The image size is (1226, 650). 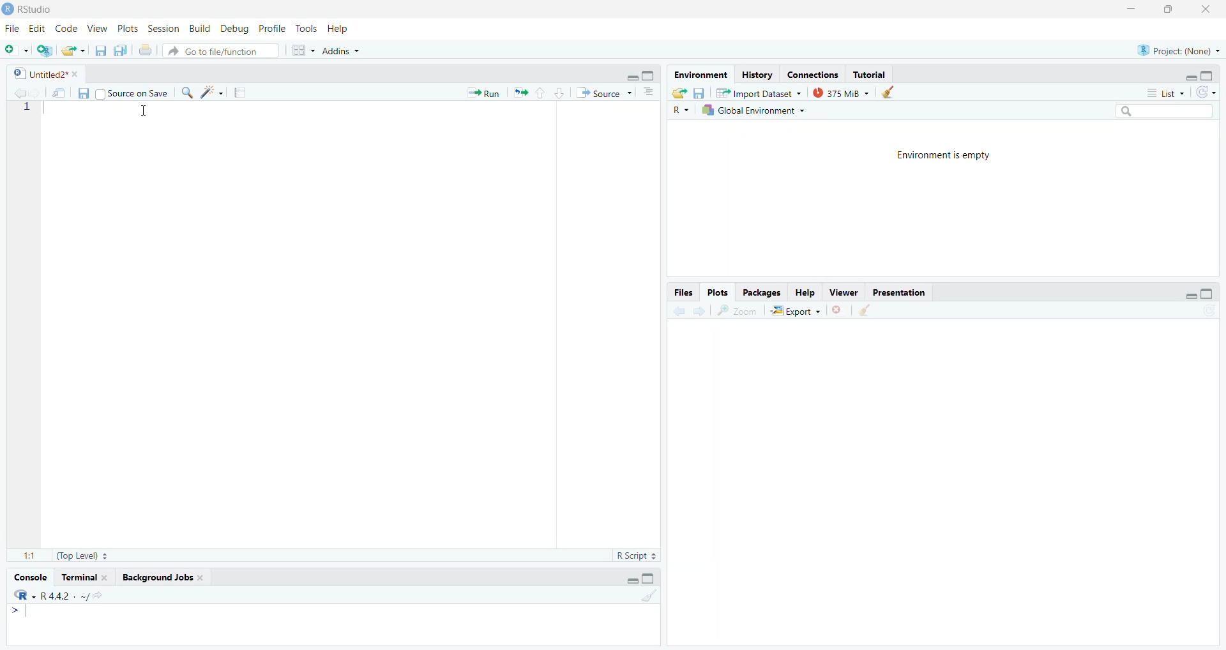 What do you see at coordinates (29, 555) in the screenshot?
I see `1:1` at bounding box center [29, 555].